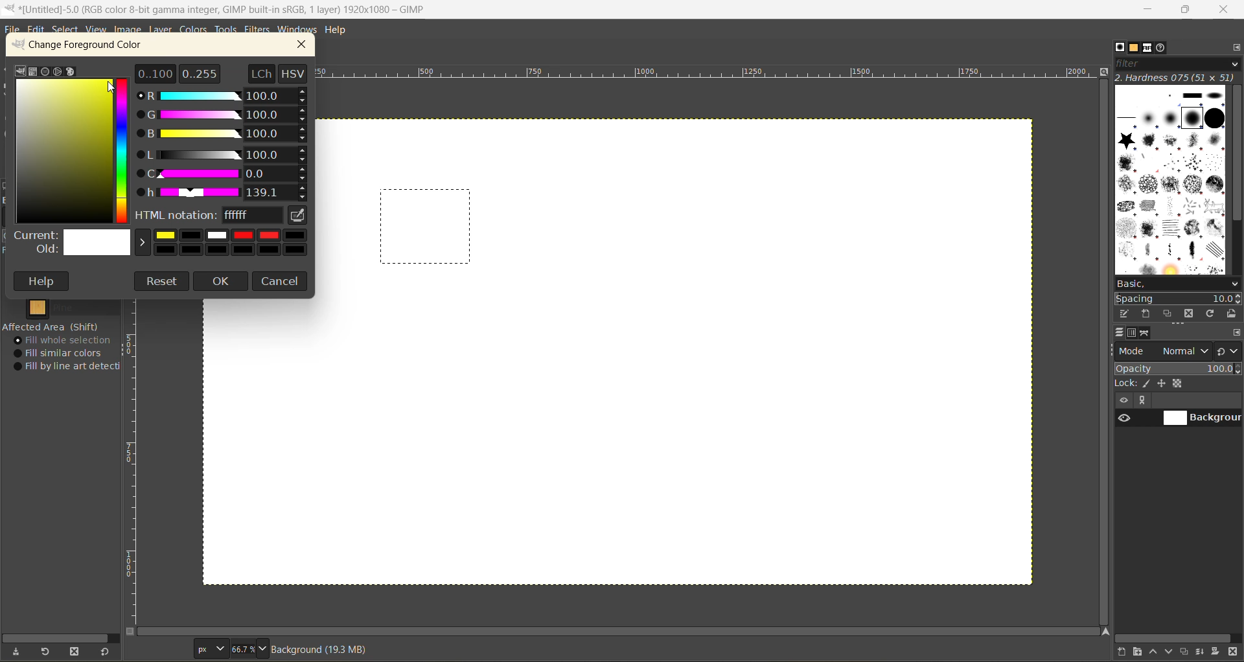 Image resolution: width=1244 pixels, height=662 pixels. Describe the element at coordinates (340, 29) in the screenshot. I see `help` at that location.